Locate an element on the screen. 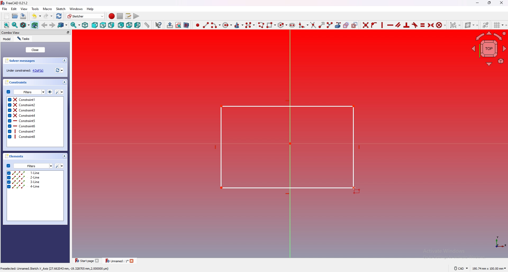 Image resolution: width=508 pixels, height=272 pixels. collapse is located at coordinates (64, 82).